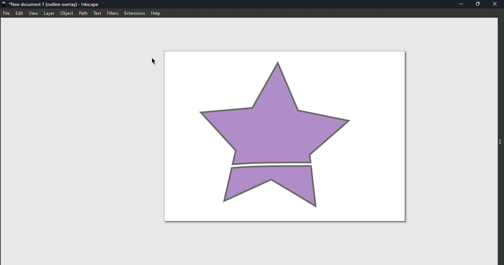  I want to click on Close, so click(496, 4).